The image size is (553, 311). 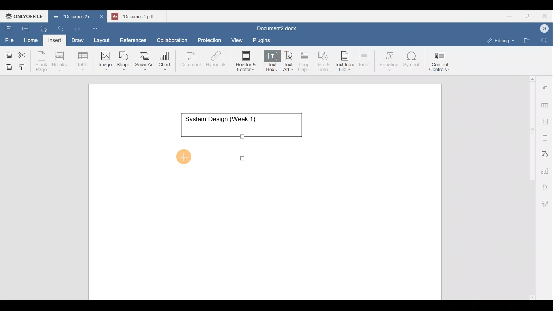 What do you see at coordinates (164, 62) in the screenshot?
I see `Chart` at bounding box center [164, 62].